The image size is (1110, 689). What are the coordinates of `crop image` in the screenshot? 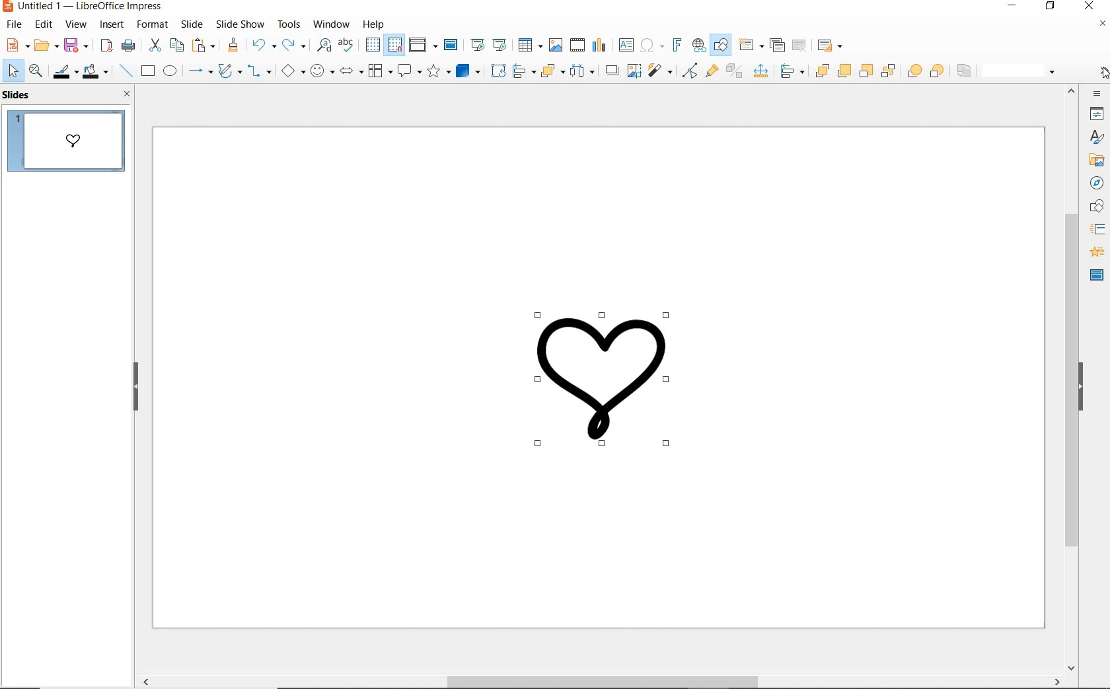 It's located at (633, 71).